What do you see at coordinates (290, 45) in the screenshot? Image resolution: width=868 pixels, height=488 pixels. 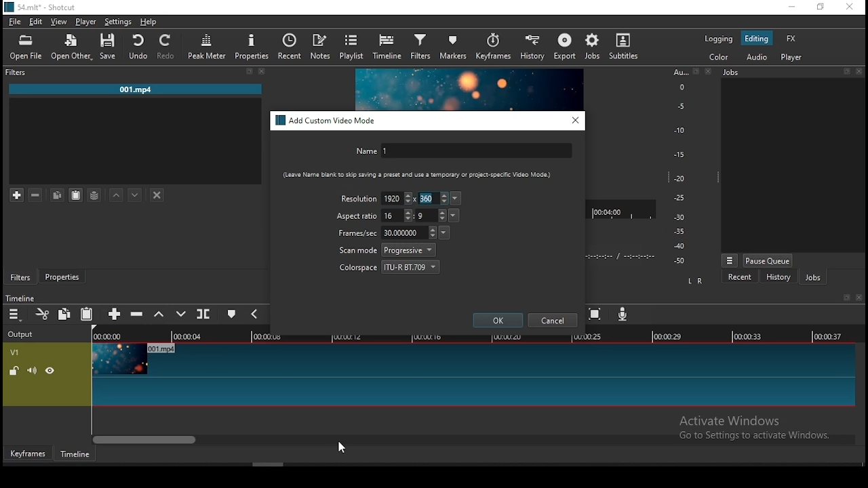 I see `recent` at bounding box center [290, 45].